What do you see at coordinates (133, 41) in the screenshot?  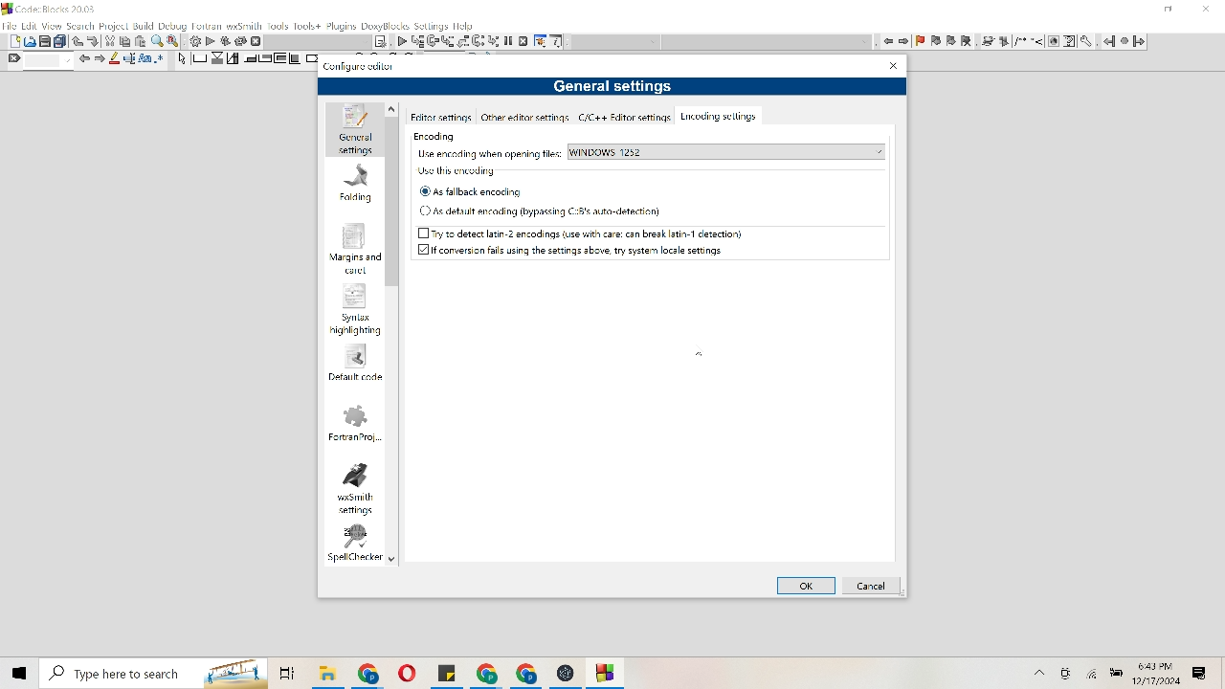 I see `Cut` at bounding box center [133, 41].